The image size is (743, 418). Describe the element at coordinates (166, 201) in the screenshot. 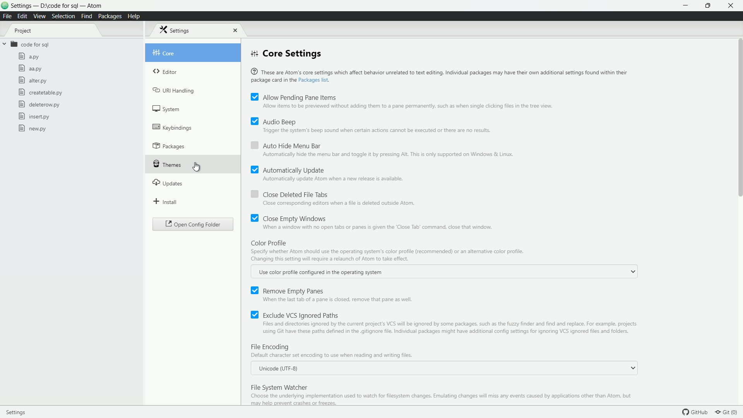

I see `install` at that location.